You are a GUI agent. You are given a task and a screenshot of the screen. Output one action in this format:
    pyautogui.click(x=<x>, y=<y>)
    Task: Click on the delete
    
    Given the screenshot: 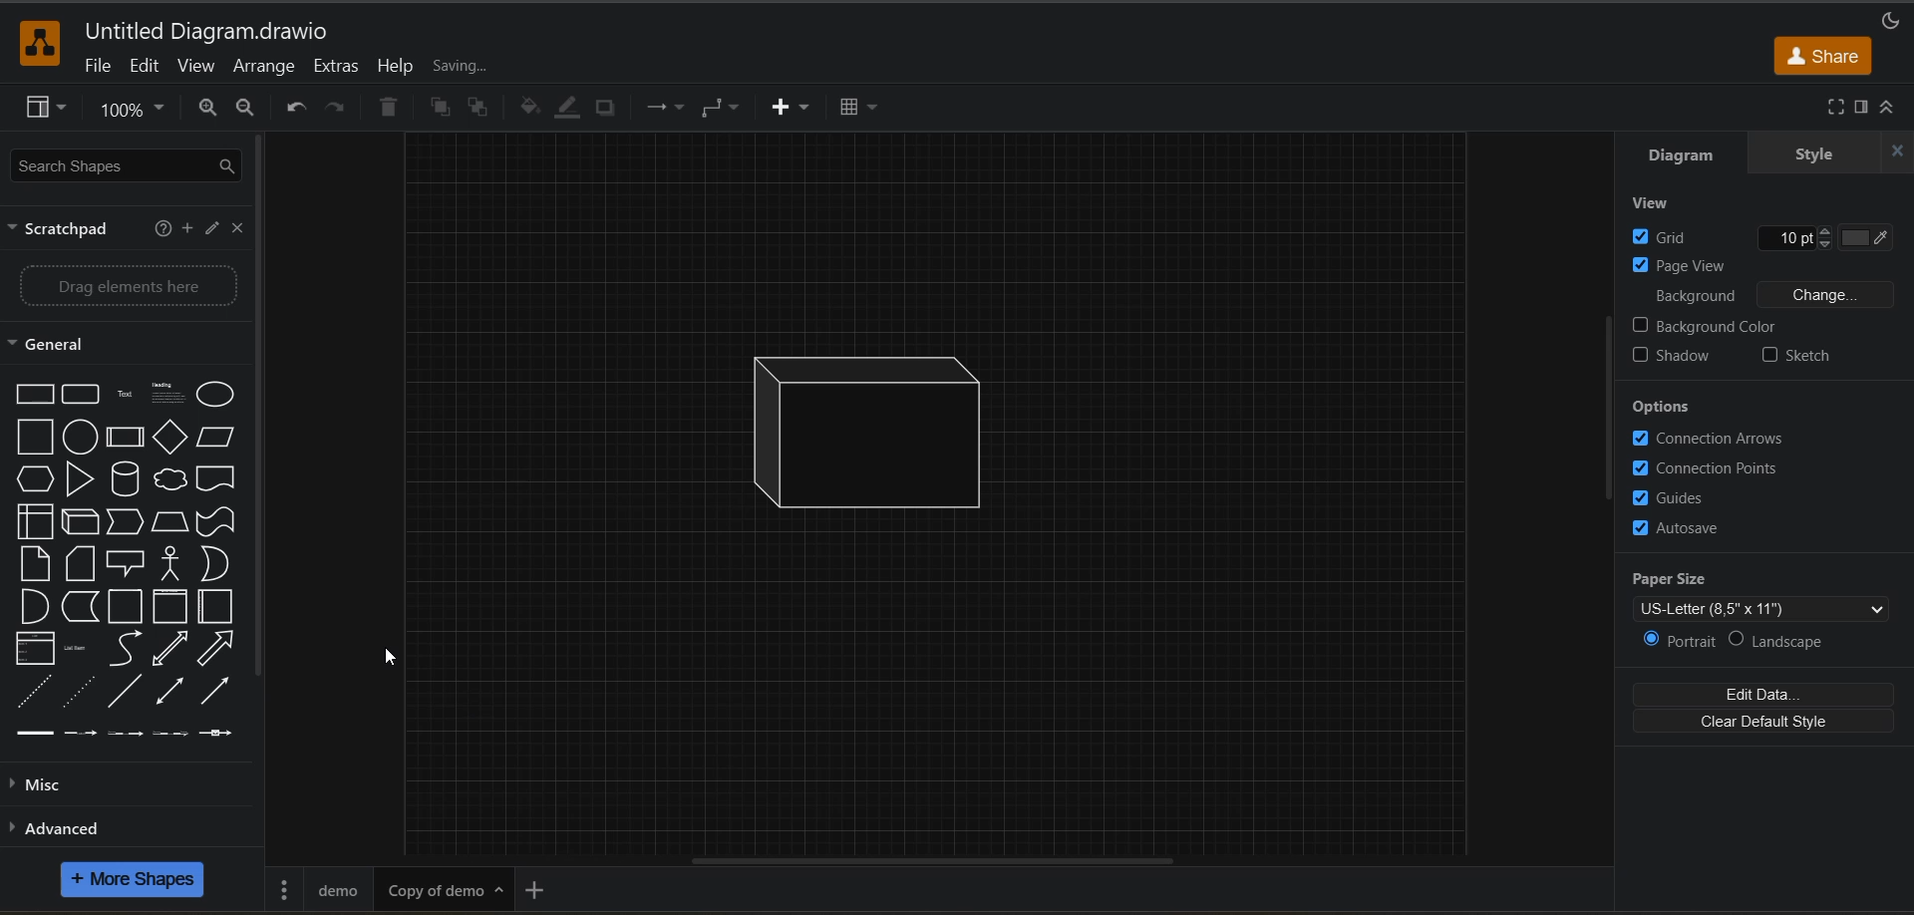 What is the action you would take?
    pyautogui.click(x=388, y=107)
    